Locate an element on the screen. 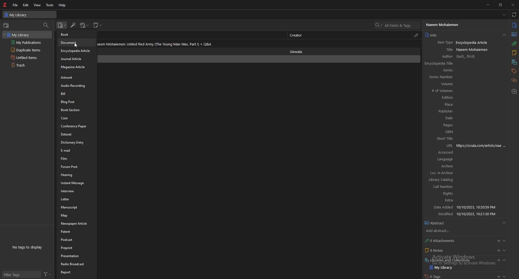 This screenshot has width=519, height=279. date added input is located at coordinates (481, 207).